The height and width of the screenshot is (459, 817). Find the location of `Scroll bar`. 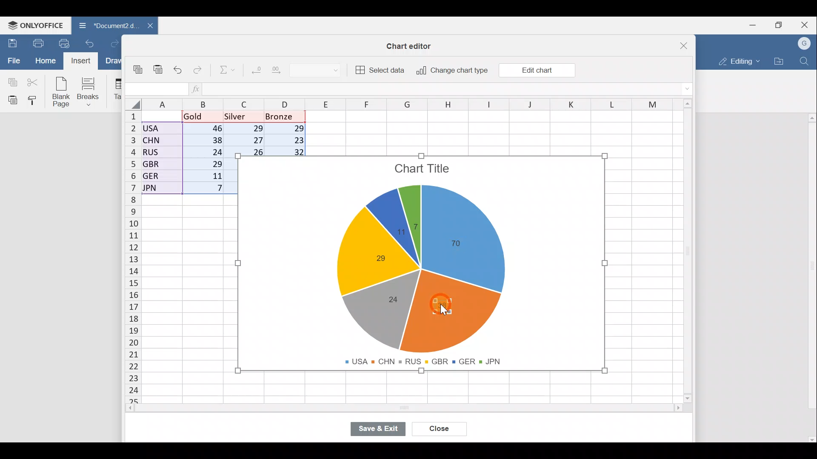

Scroll bar is located at coordinates (417, 408).